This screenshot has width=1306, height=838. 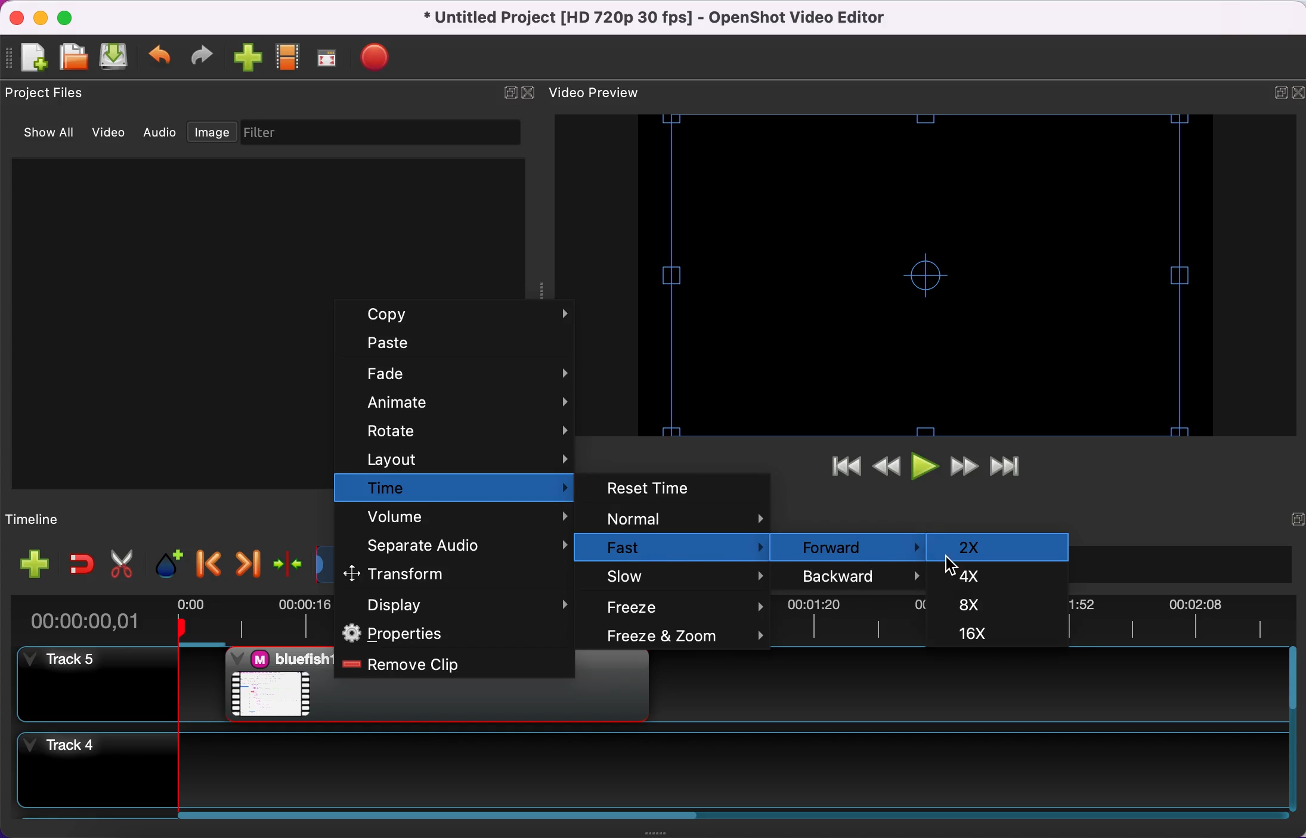 I want to click on 4x, so click(x=996, y=575).